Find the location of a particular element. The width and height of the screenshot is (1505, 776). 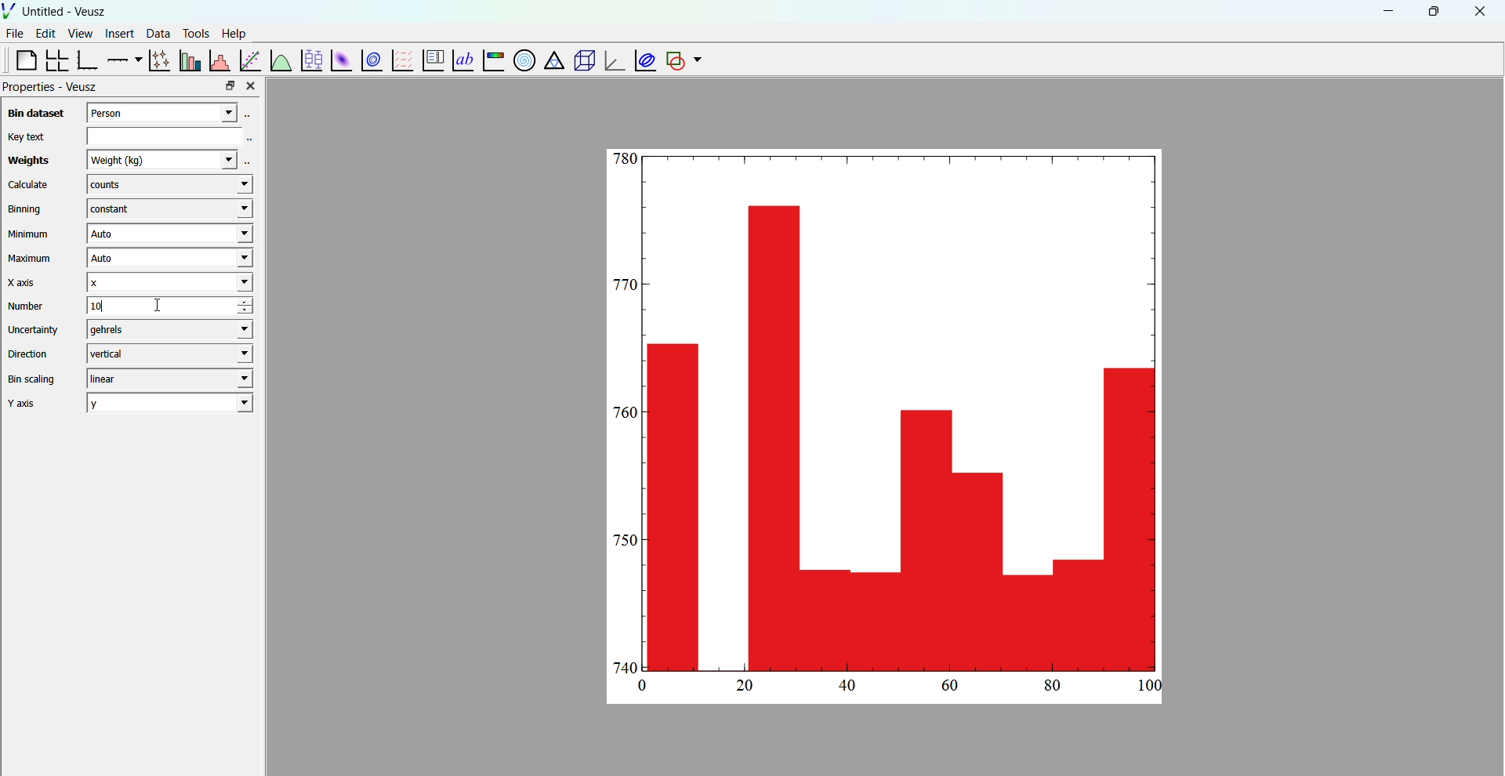

insert is located at coordinates (117, 32).